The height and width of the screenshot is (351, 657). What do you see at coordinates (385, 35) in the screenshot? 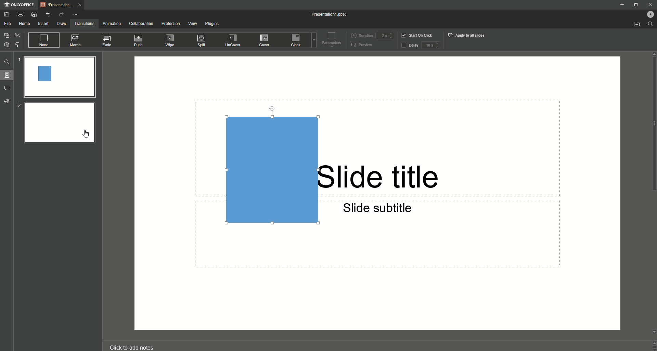
I see `Duration input` at bounding box center [385, 35].